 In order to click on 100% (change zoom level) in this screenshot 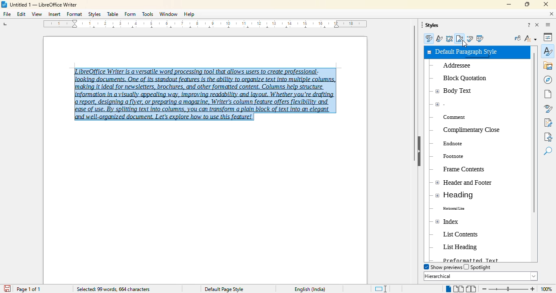, I will do `click(547, 289)`.